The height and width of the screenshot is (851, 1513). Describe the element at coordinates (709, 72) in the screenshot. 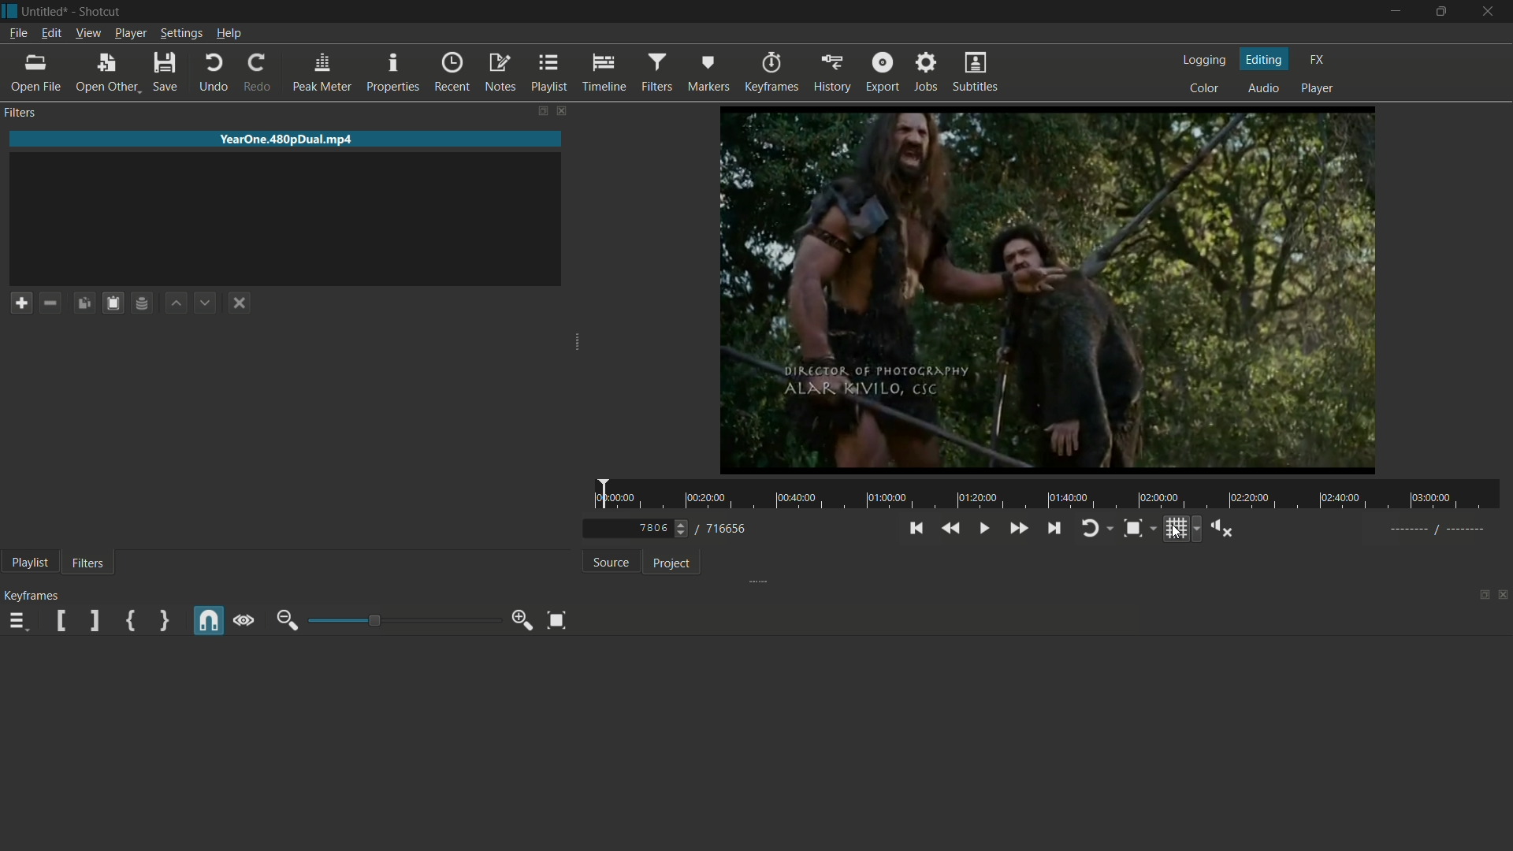

I see `markers` at that location.